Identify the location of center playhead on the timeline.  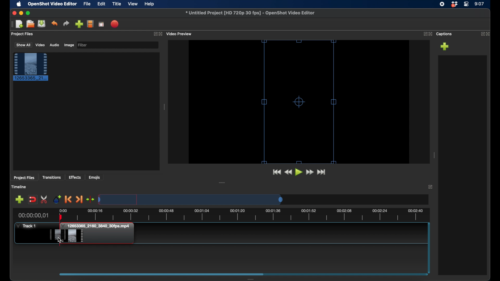
(90, 199).